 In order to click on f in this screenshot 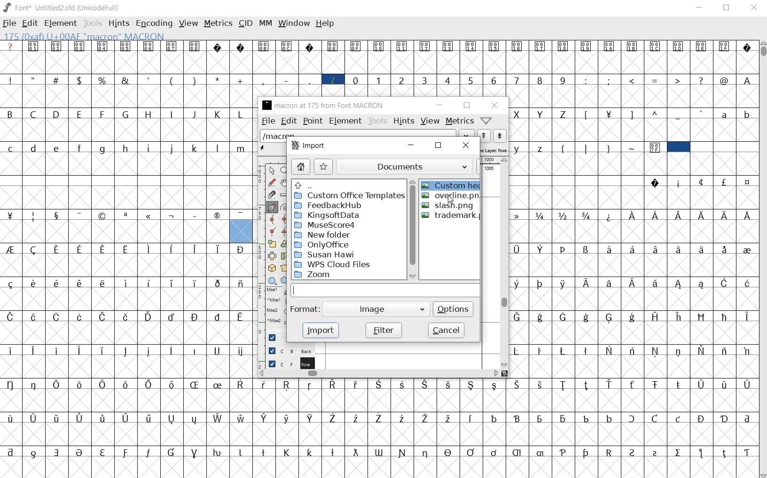, I will do `click(81, 147)`.